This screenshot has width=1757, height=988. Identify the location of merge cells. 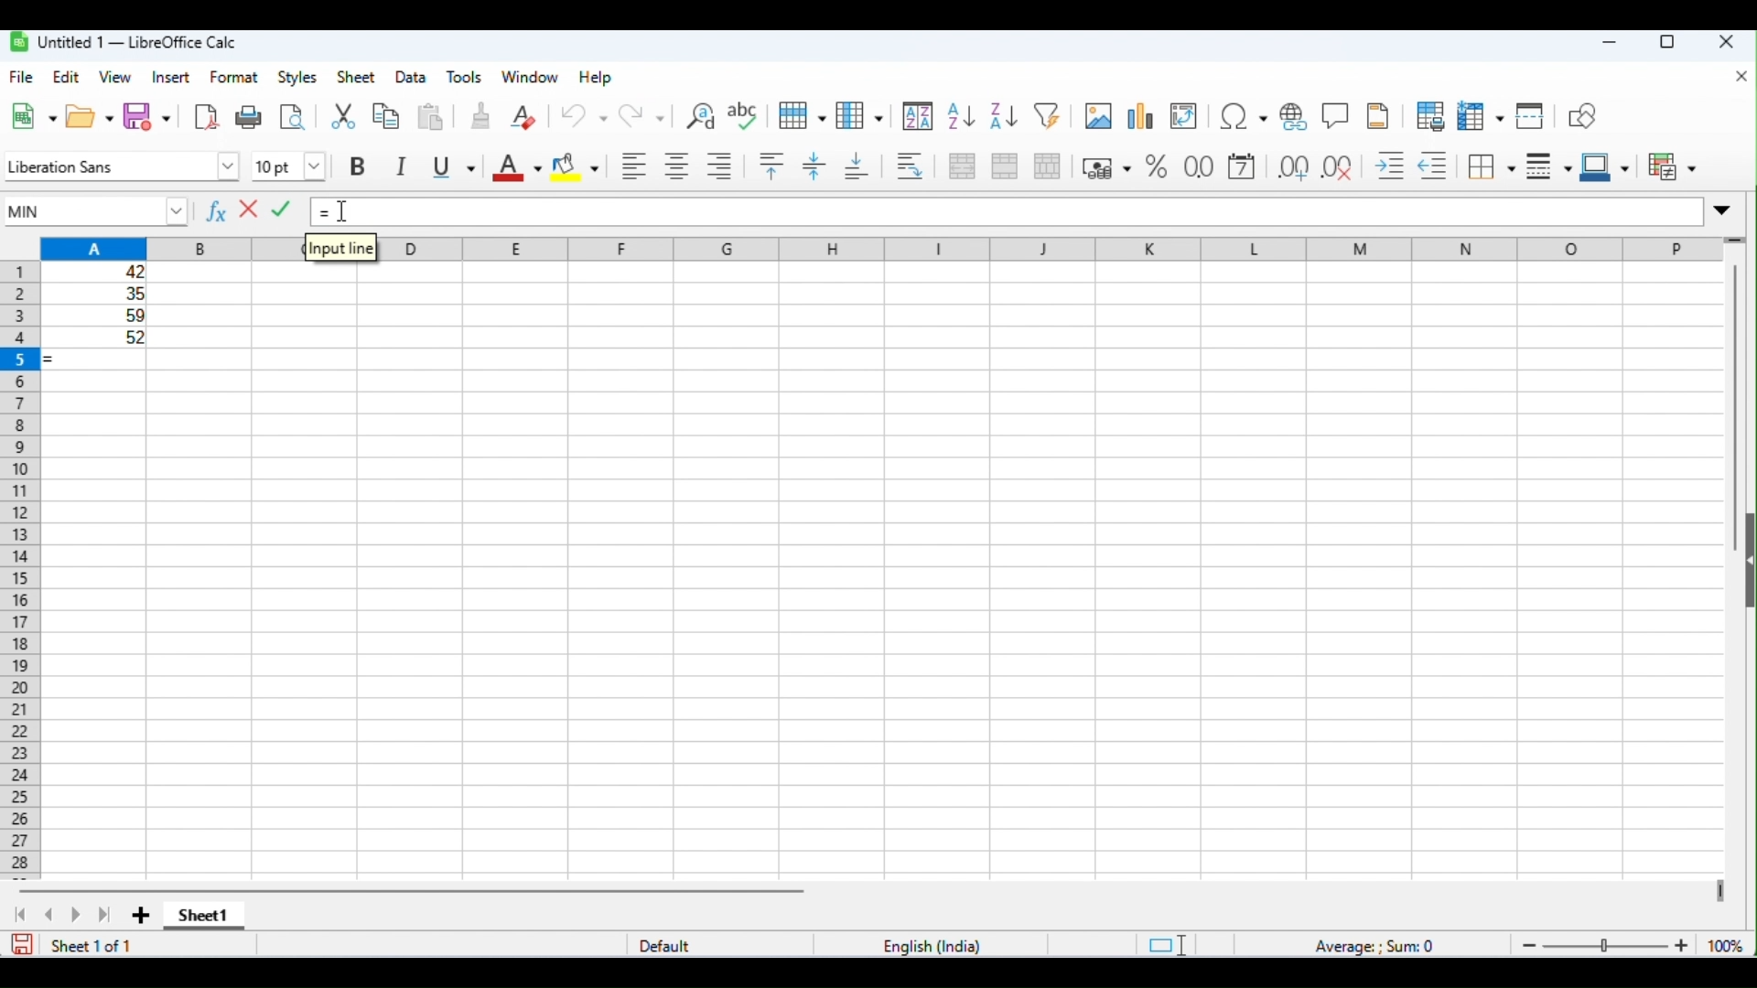
(1004, 166).